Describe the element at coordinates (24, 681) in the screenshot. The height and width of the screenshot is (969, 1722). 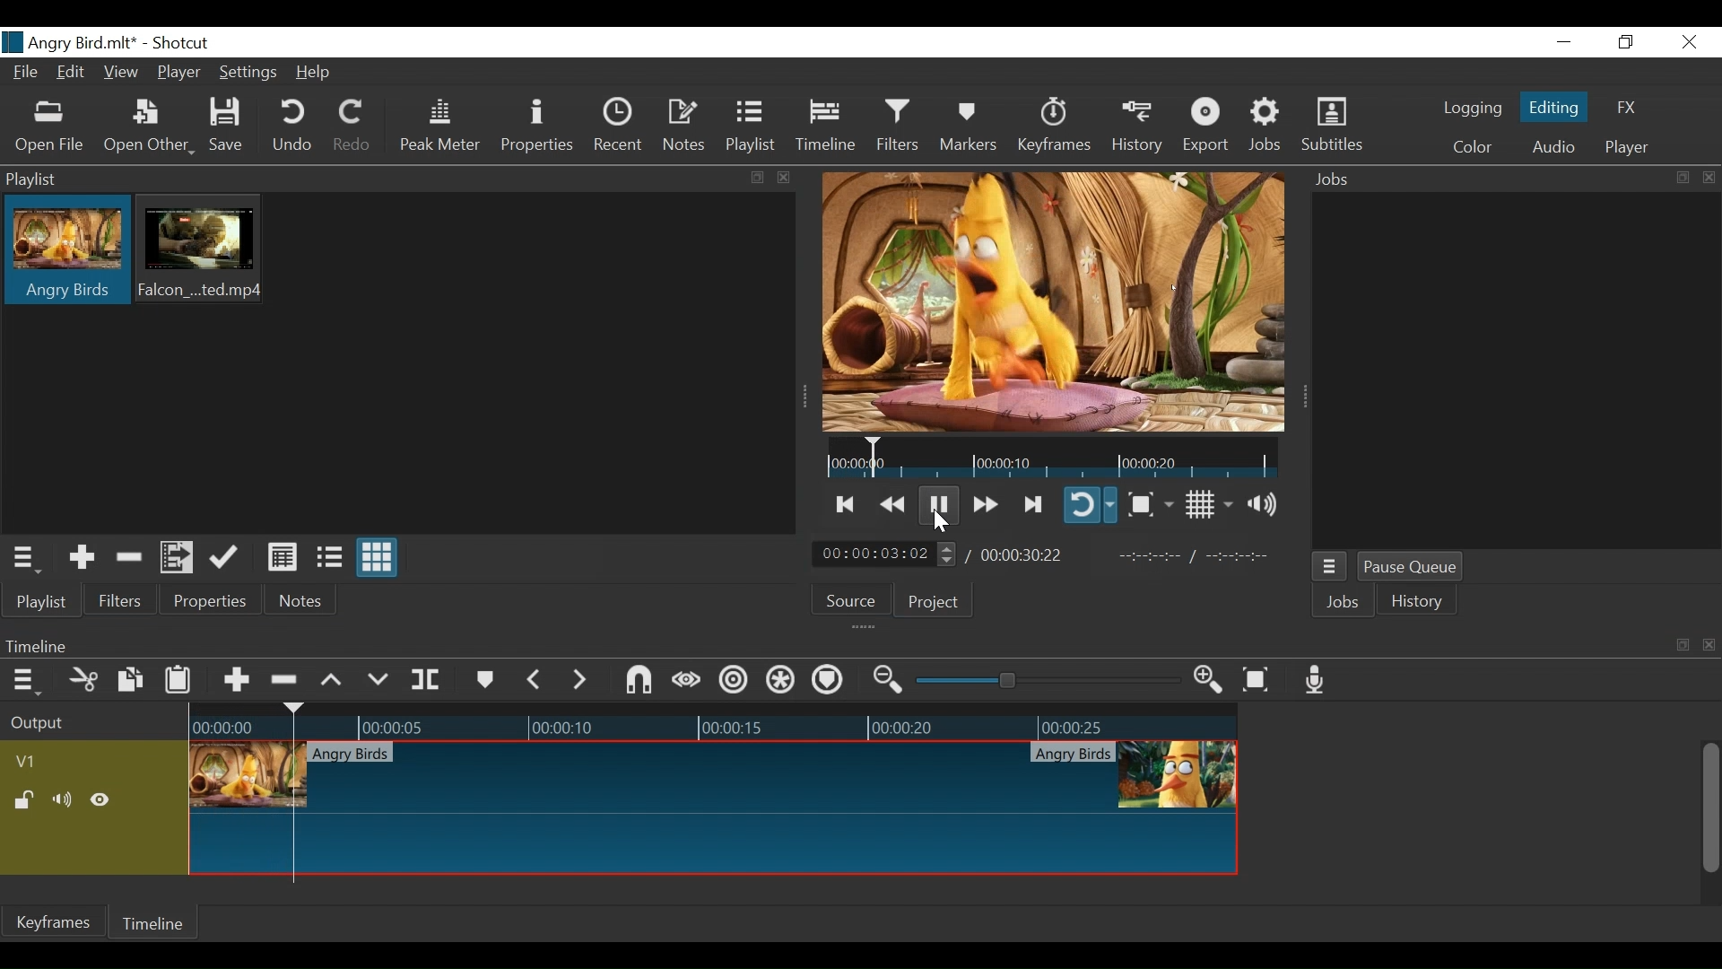
I see `Timeline menu` at that location.